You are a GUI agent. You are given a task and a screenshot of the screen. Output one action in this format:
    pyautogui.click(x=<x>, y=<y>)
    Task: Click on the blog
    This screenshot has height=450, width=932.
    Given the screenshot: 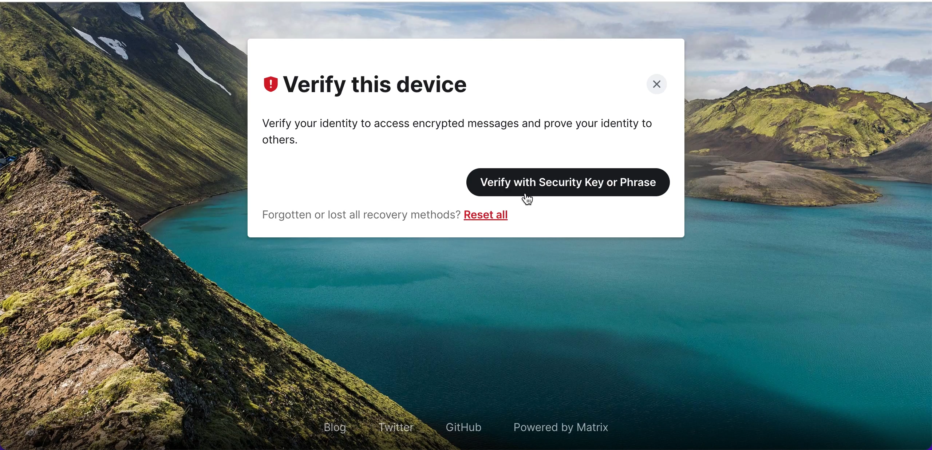 What is the action you would take?
    pyautogui.click(x=335, y=426)
    